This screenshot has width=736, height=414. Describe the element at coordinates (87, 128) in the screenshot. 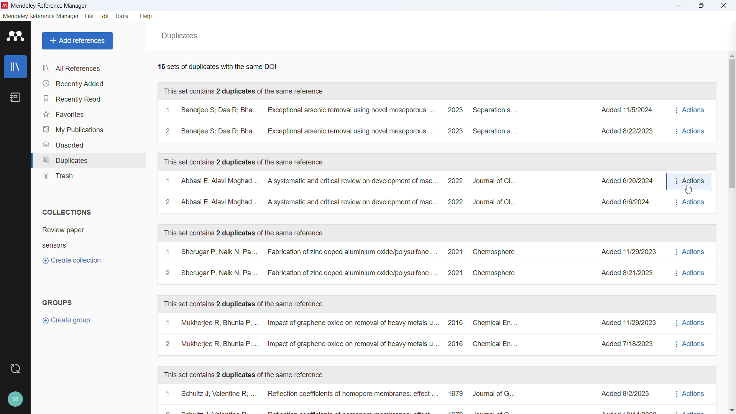

I see `My publications ` at that location.